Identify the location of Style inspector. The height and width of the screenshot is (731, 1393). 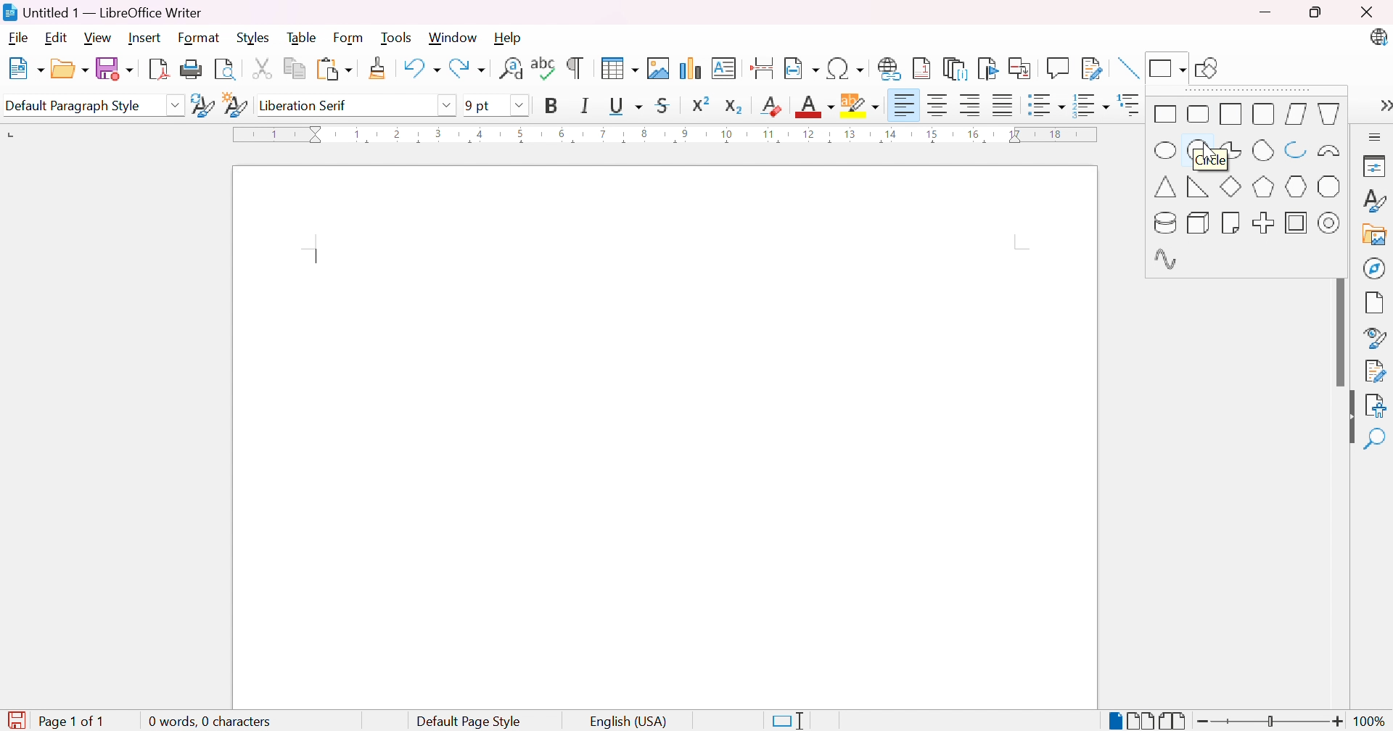
(1376, 339).